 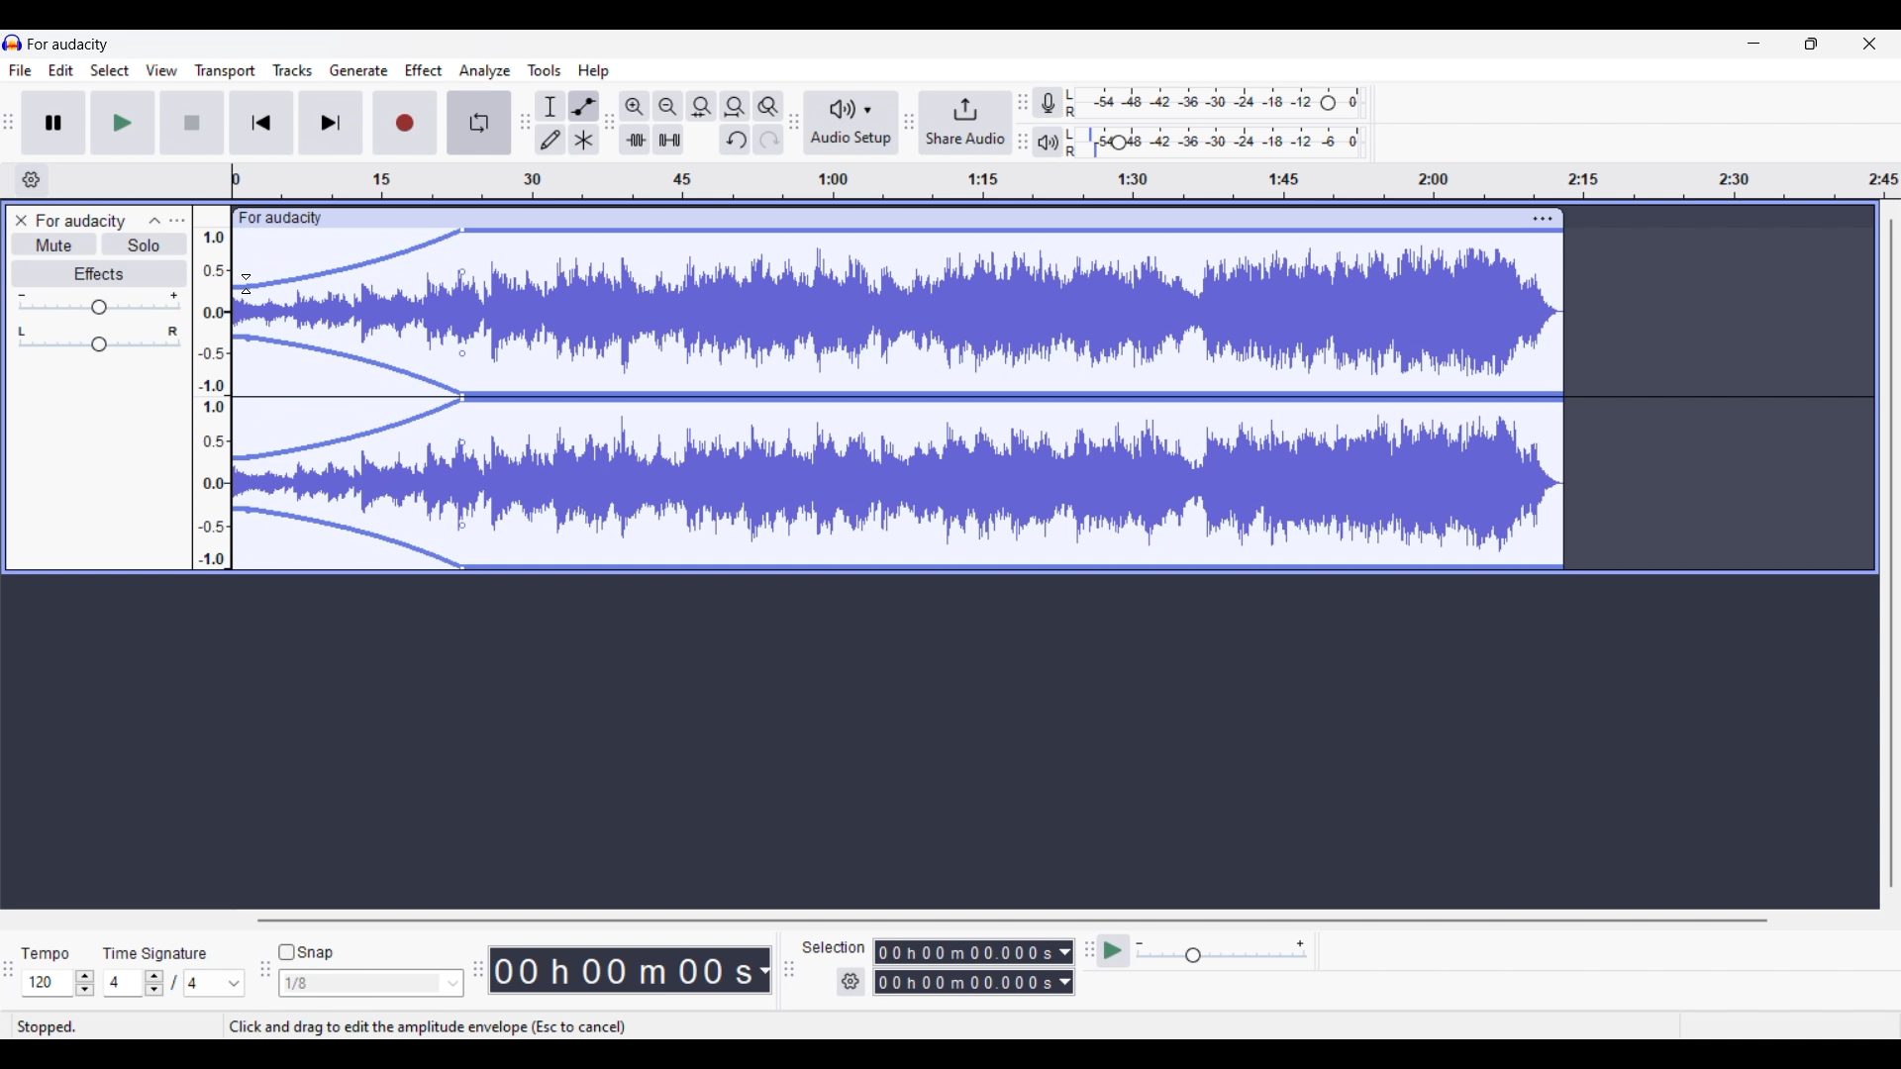 What do you see at coordinates (966, 122) in the screenshot?
I see `Share audio` at bounding box center [966, 122].